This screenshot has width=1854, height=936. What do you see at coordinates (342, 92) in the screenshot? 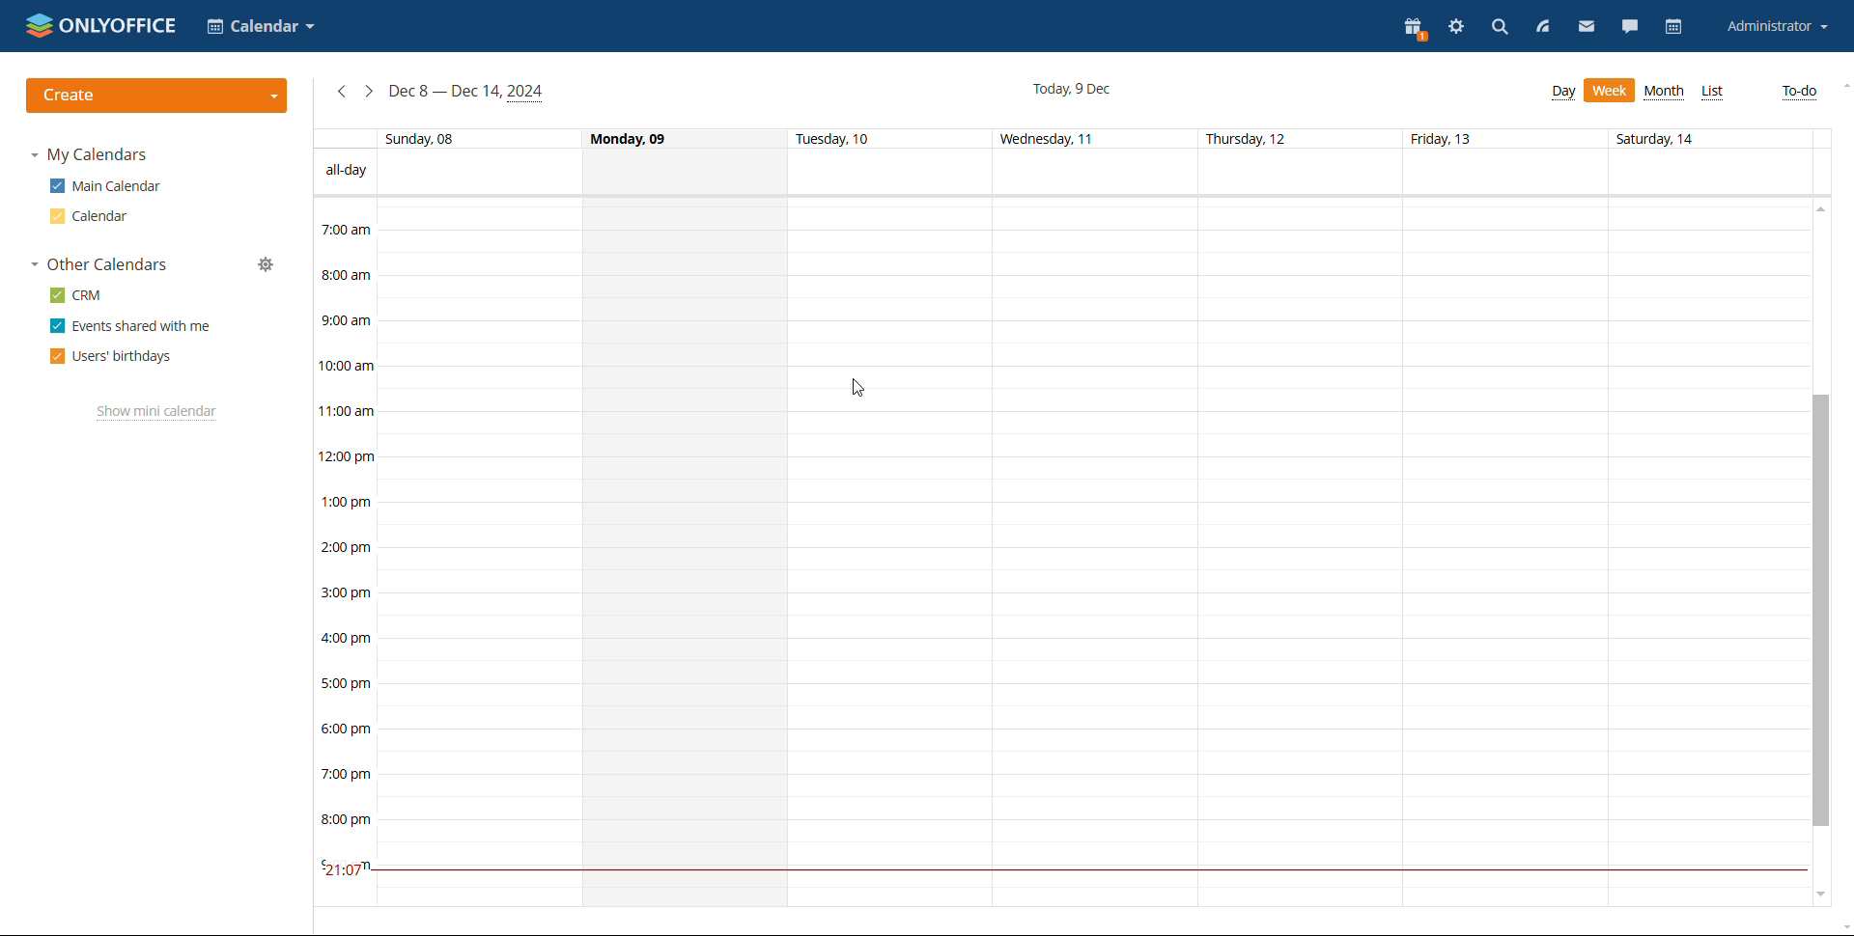
I see `previous week` at bounding box center [342, 92].